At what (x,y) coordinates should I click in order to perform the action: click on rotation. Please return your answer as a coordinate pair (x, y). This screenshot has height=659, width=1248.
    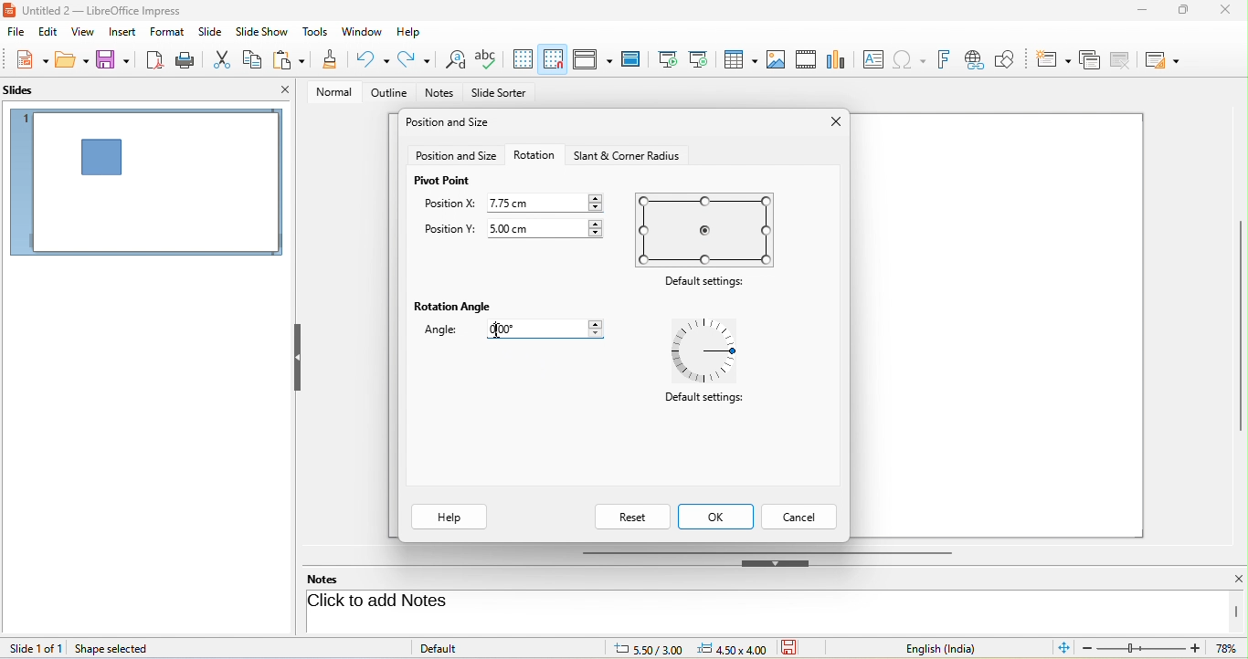
    Looking at the image, I should click on (534, 154).